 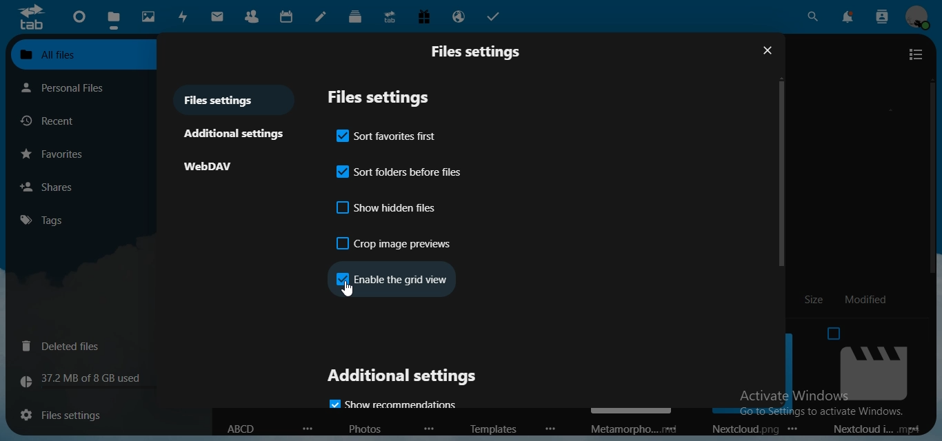 What do you see at coordinates (856, 363) in the screenshot?
I see `image` at bounding box center [856, 363].